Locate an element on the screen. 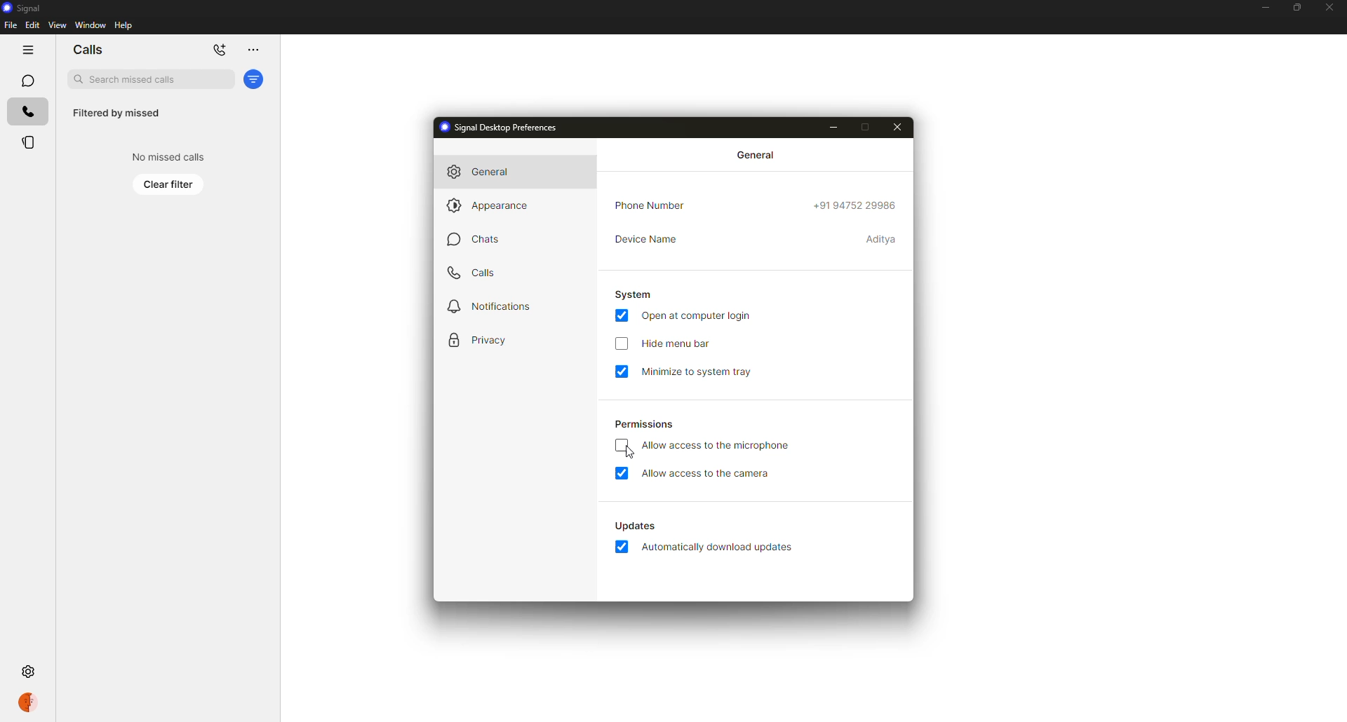 The height and width of the screenshot is (722, 1347). permissions is located at coordinates (646, 425).